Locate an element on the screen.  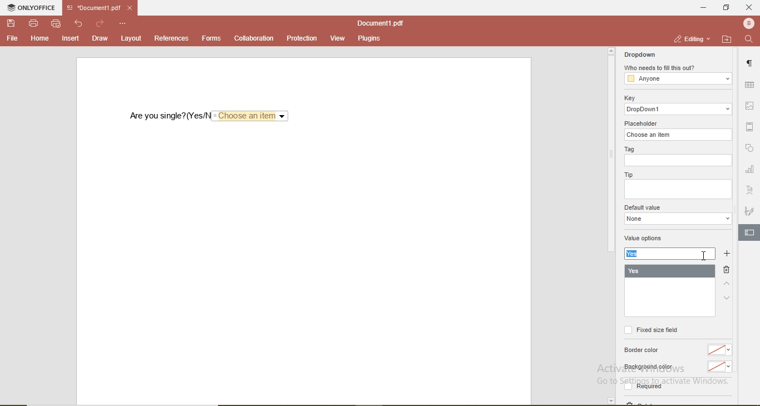
edit is located at coordinates (749, 232).